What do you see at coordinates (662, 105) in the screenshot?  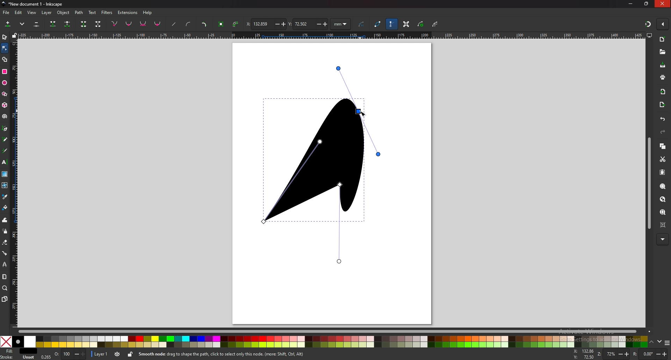 I see `export` at bounding box center [662, 105].